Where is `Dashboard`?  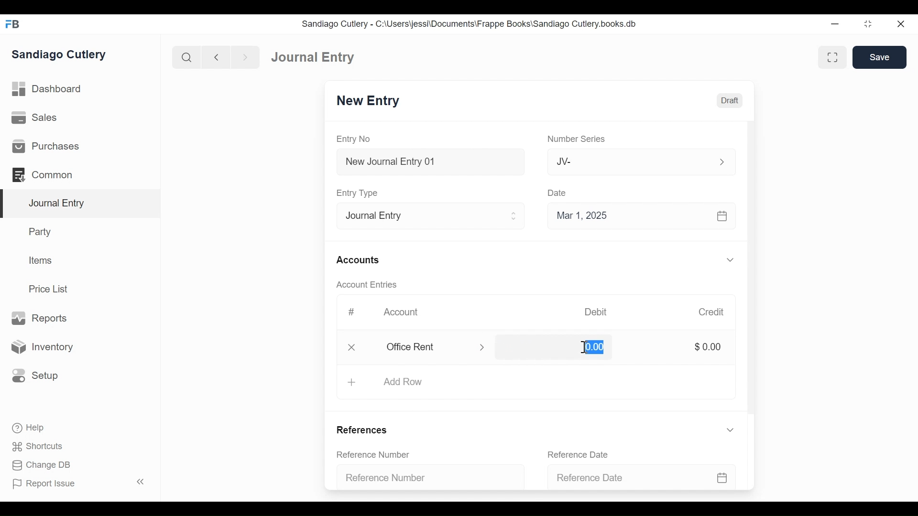 Dashboard is located at coordinates (309, 56).